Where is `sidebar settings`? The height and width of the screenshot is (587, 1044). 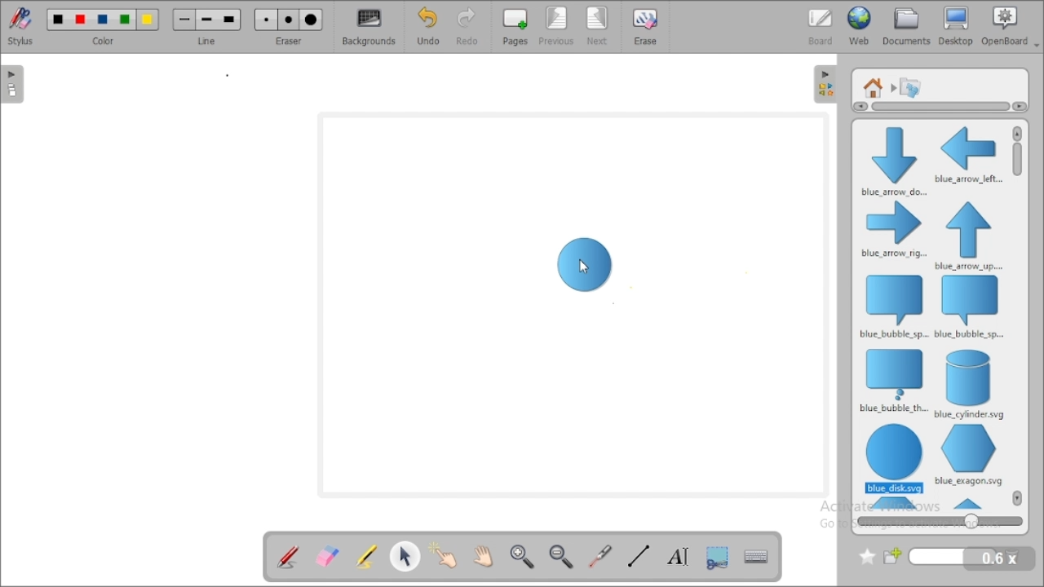
sidebar settings is located at coordinates (825, 85).